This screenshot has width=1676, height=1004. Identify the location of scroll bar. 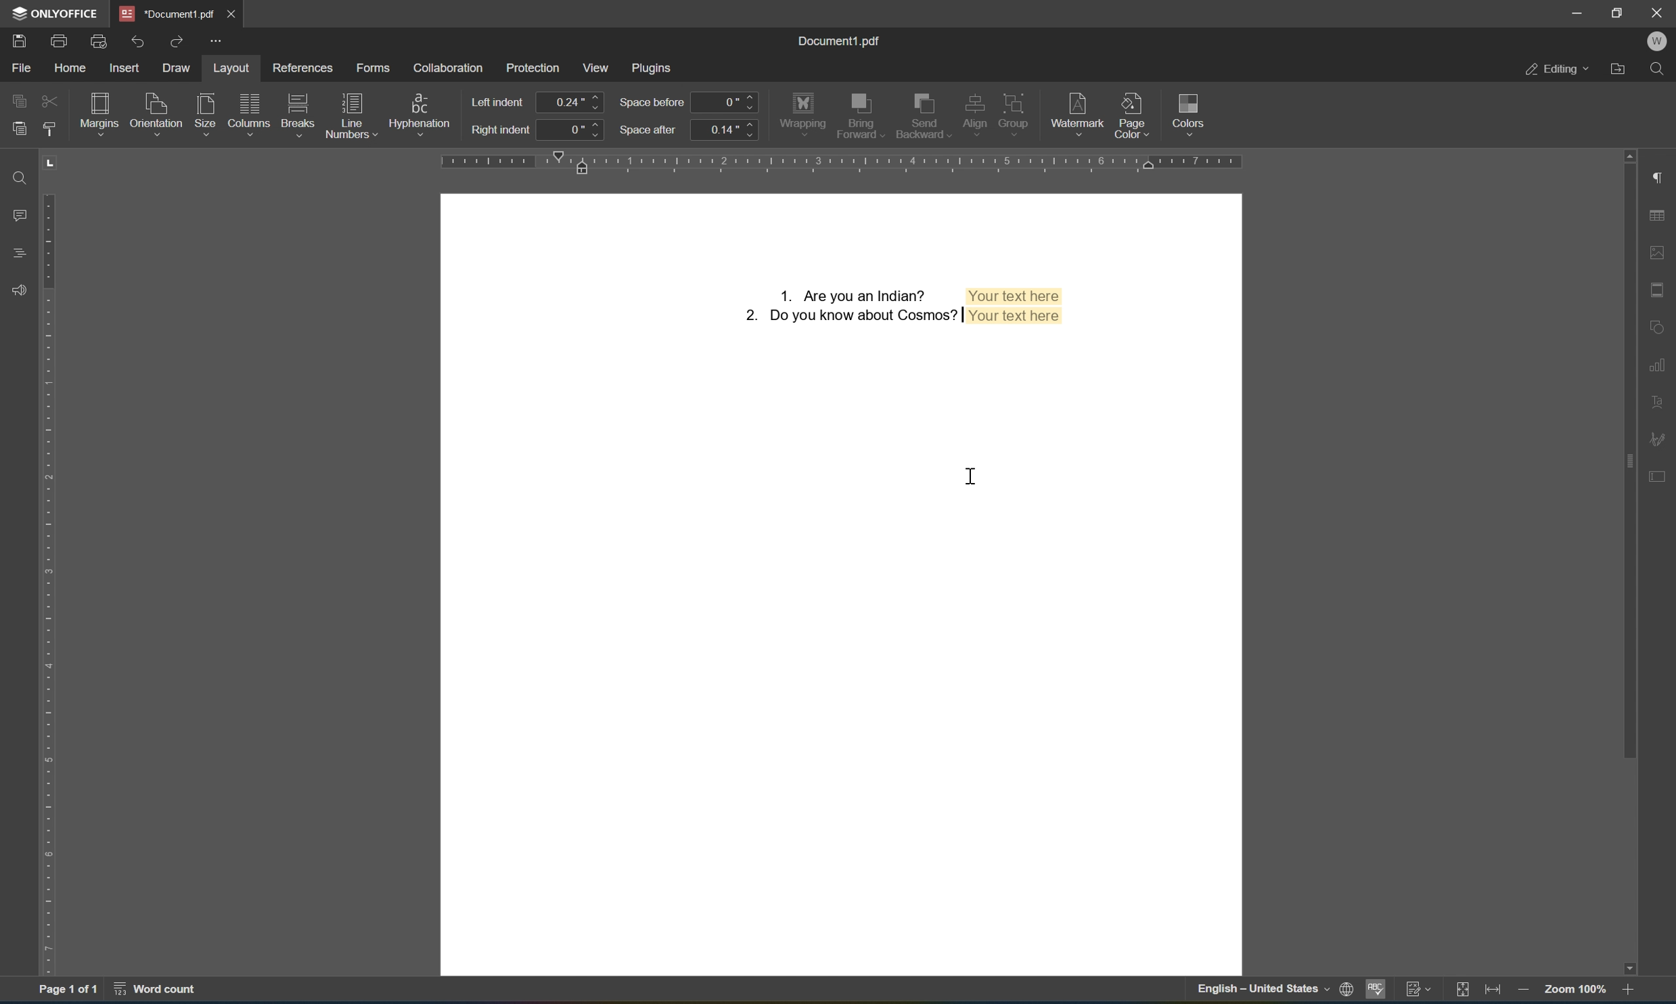
(1631, 454).